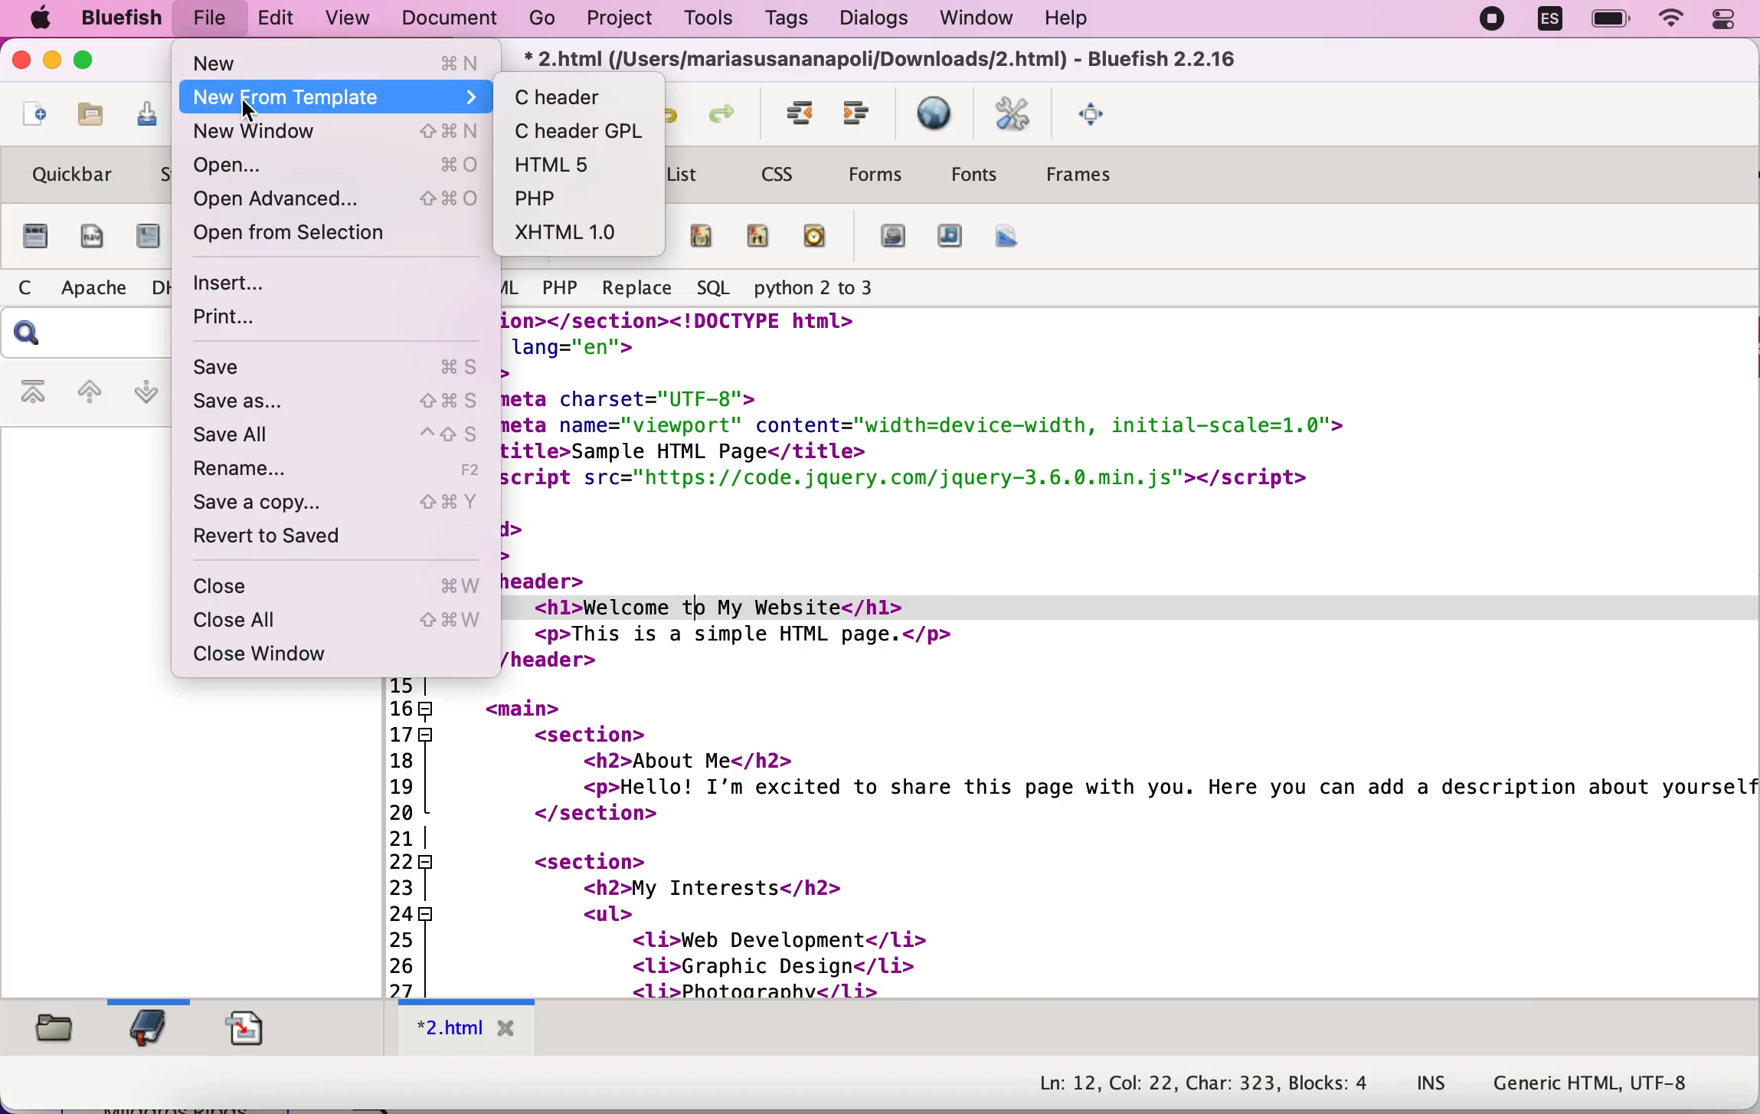 The width and height of the screenshot is (1760, 1114). Describe the element at coordinates (1066, 21) in the screenshot. I see `help` at that location.